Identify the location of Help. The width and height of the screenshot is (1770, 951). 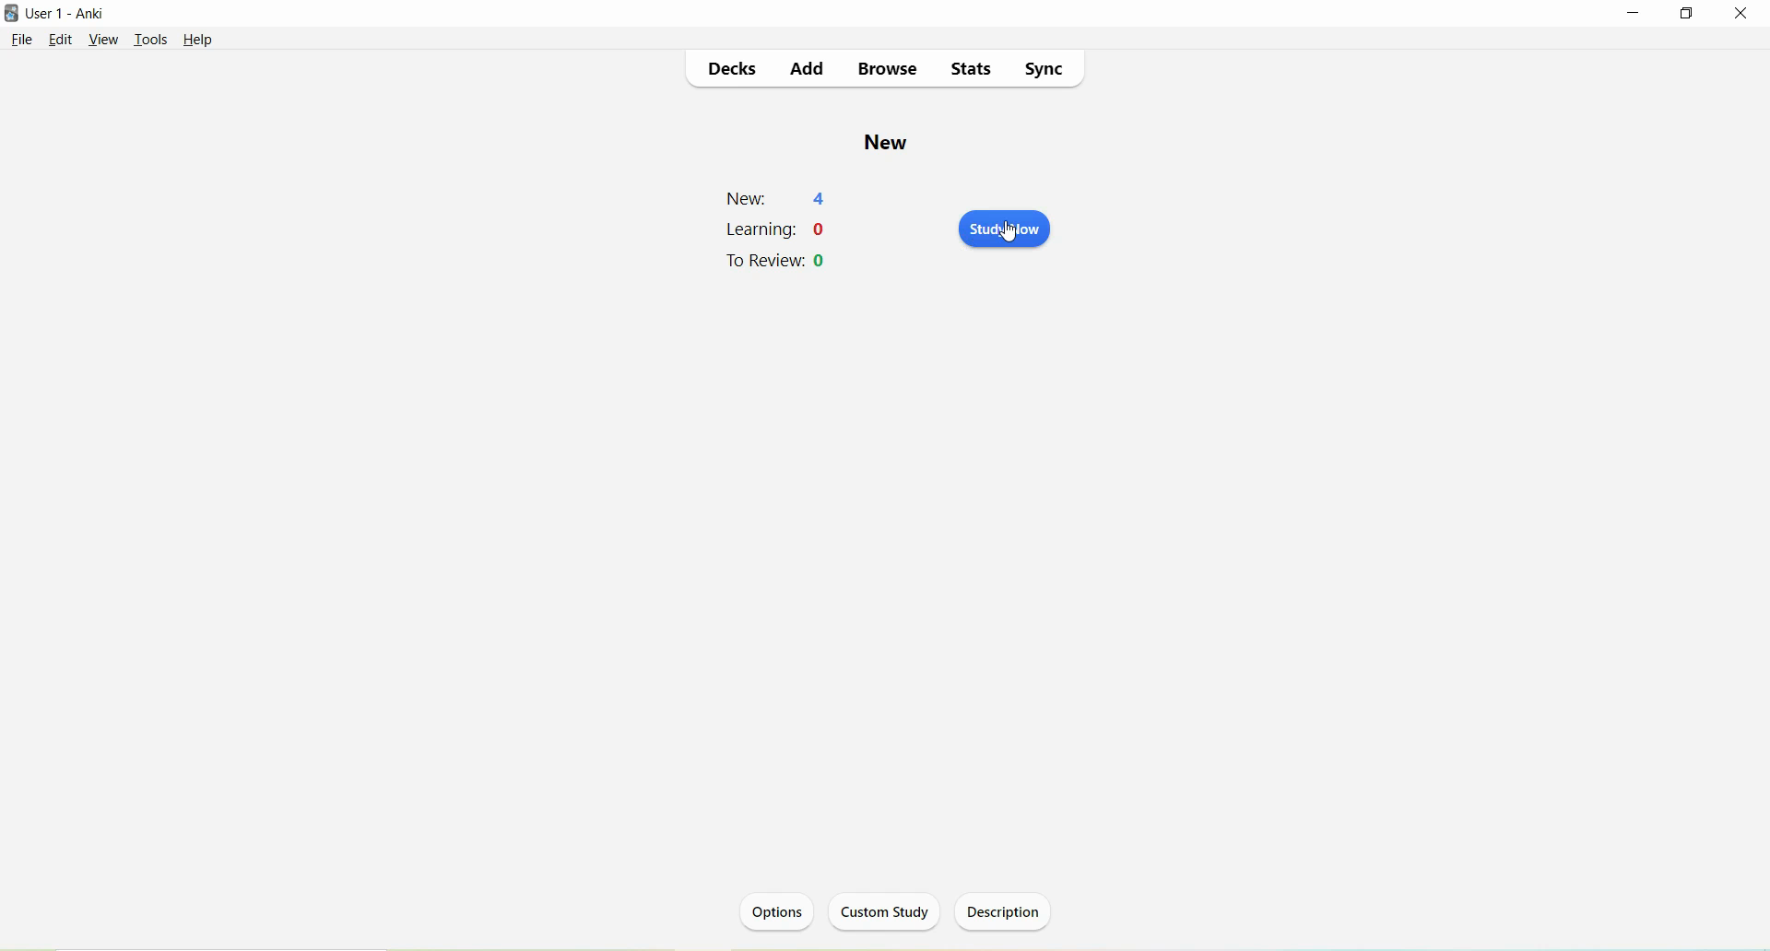
(199, 41).